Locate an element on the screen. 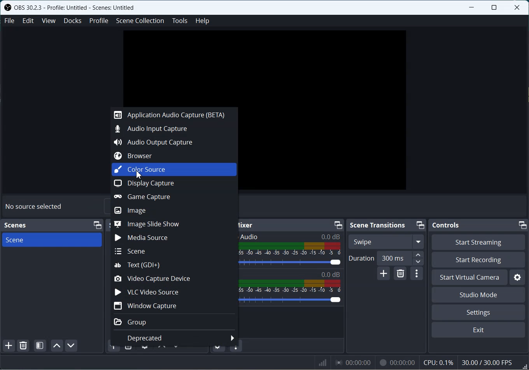  30.00 / 30.00 FPS is located at coordinates (488, 362).